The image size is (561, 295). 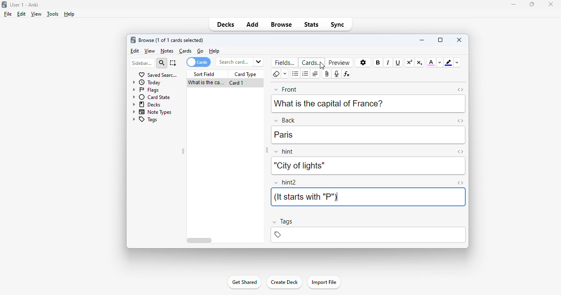 I want to click on file, so click(x=8, y=14).